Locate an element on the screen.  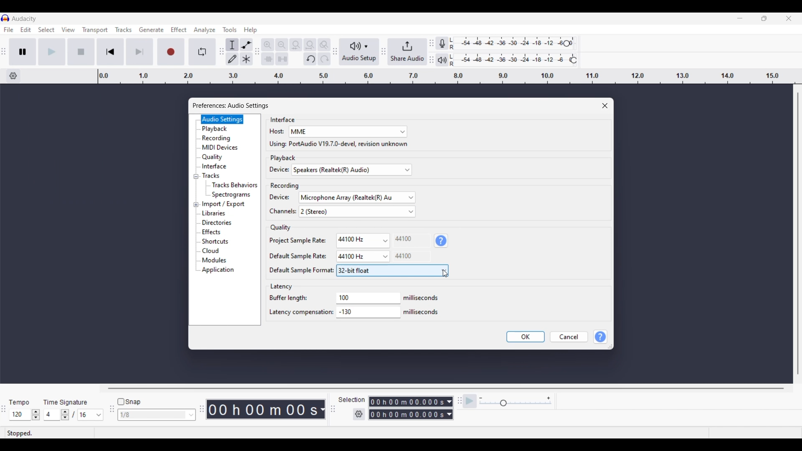
Application is located at coordinates (220, 270).